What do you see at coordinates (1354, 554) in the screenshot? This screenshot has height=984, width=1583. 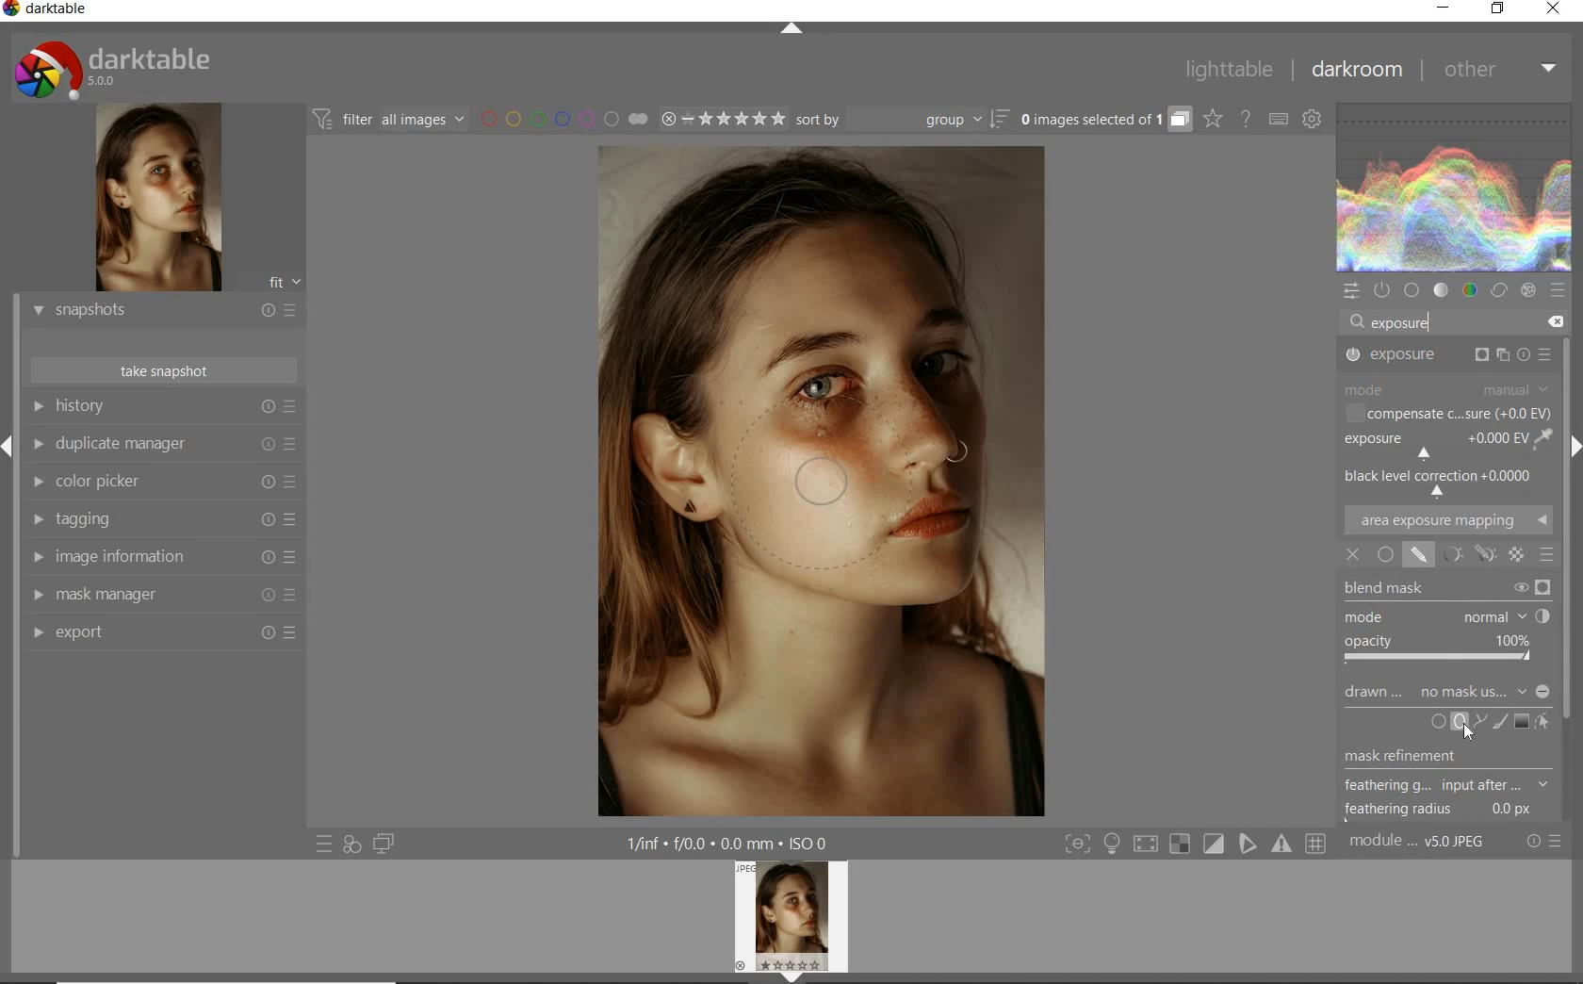 I see `OFF` at bounding box center [1354, 554].